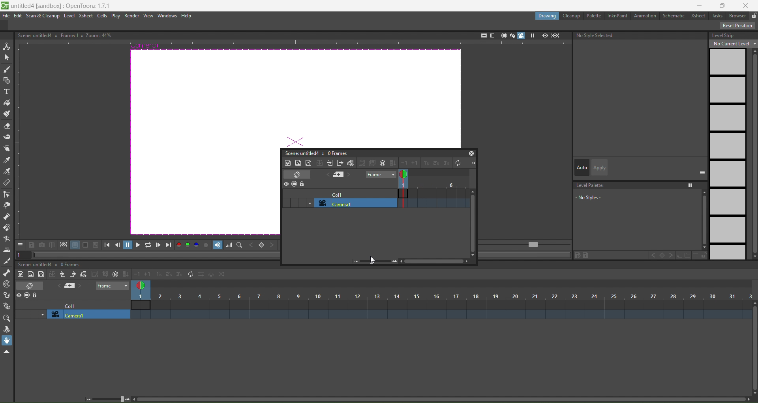  What do you see at coordinates (73, 265) in the screenshot?
I see `0 frames` at bounding box center [73, 265].